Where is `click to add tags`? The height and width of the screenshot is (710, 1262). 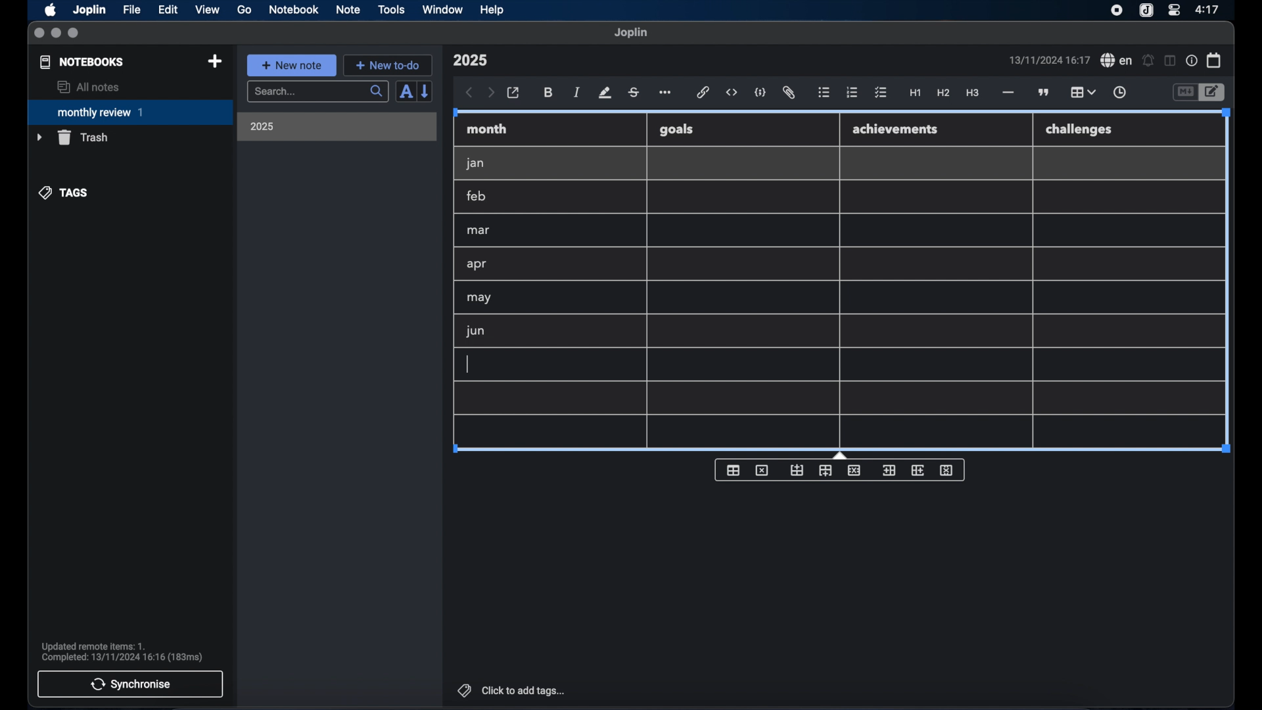
click to add tags is located at coordinates (513, 690).